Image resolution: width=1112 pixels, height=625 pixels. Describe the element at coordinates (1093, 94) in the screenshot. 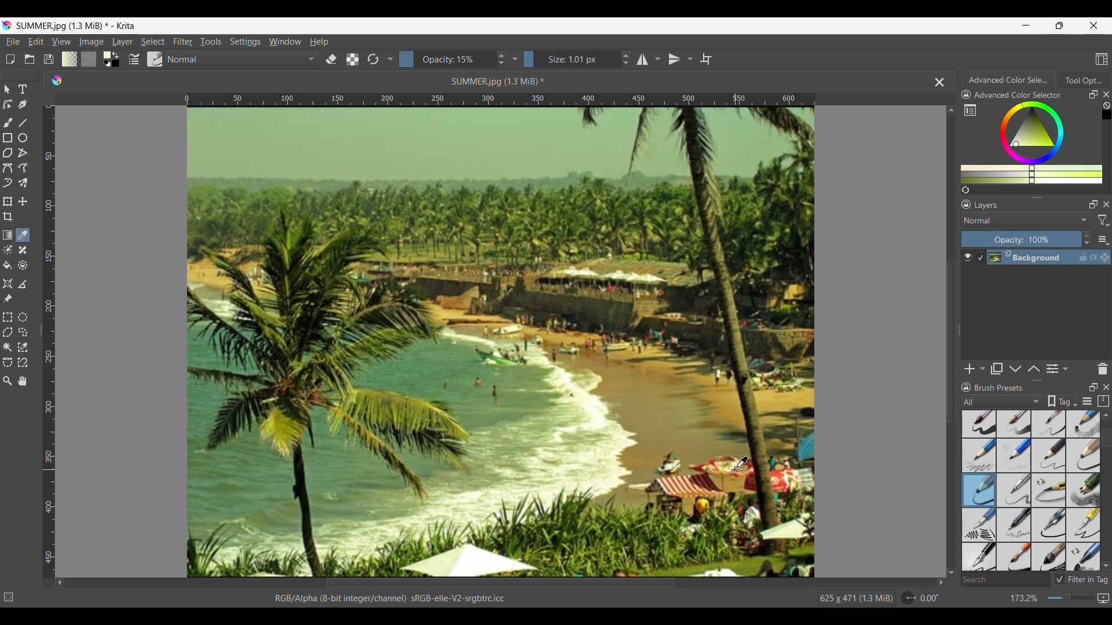

I see `Float docker` at that location.